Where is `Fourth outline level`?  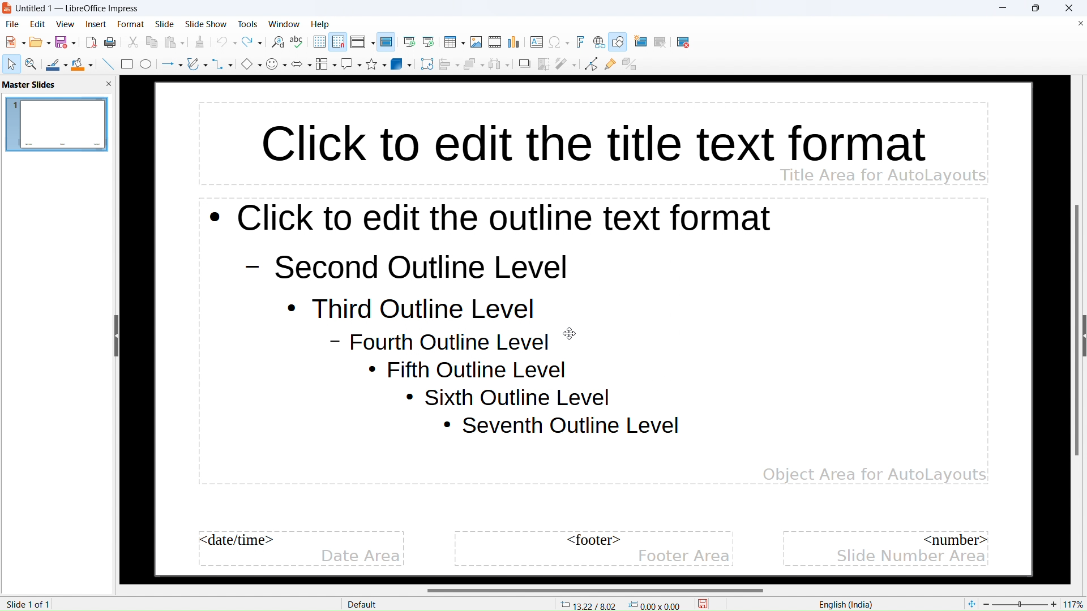
Fourth outline level is located at coordinates (443, 344).